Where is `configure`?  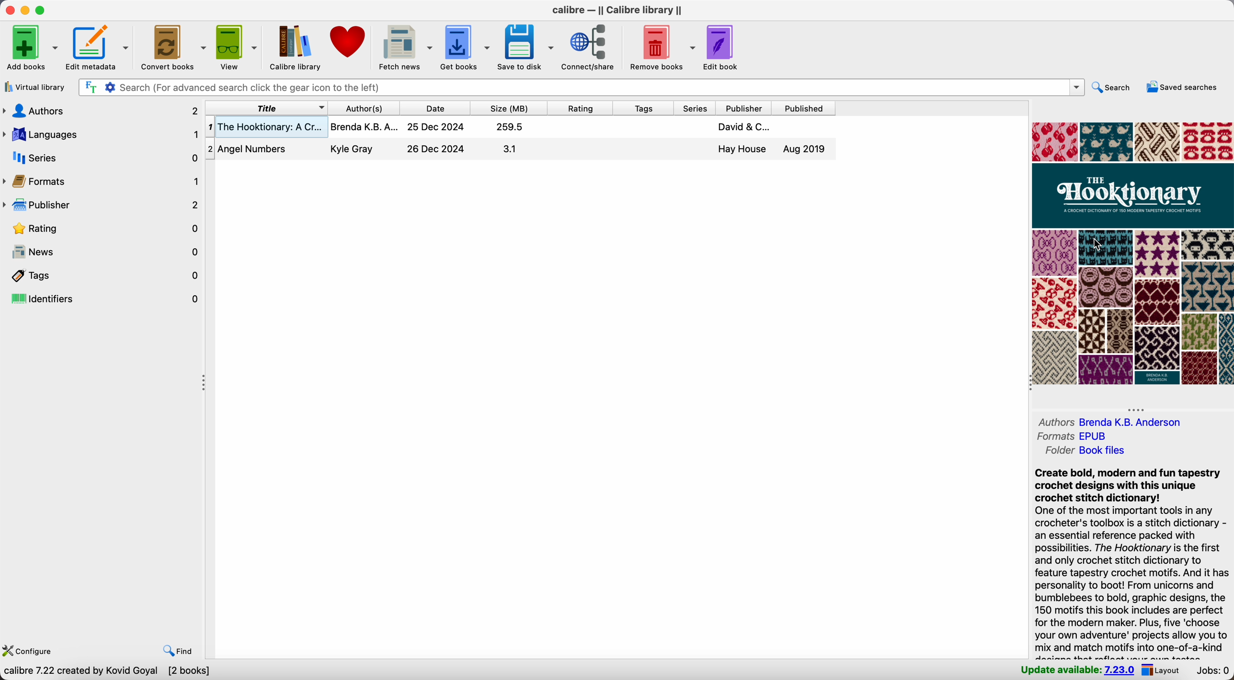 configure is located at coordinates (27, 652).